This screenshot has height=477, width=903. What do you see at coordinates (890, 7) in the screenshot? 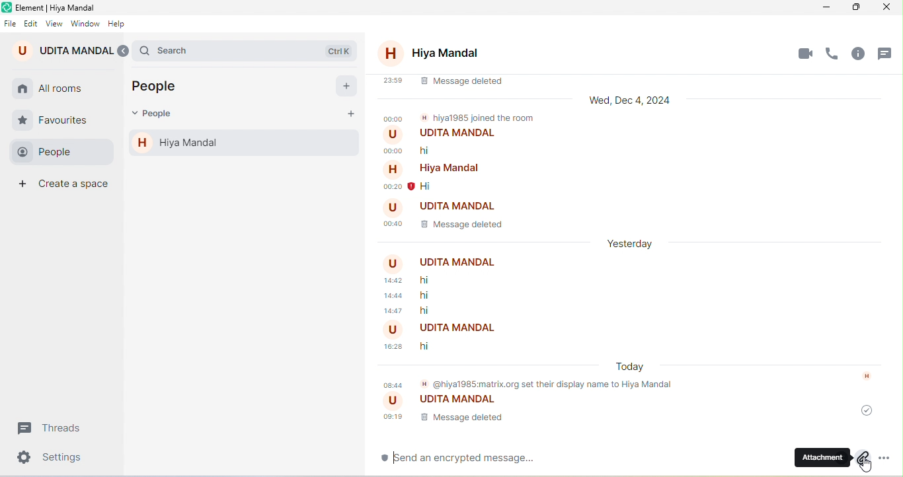
I see `close` at bounding box center [890, 7].